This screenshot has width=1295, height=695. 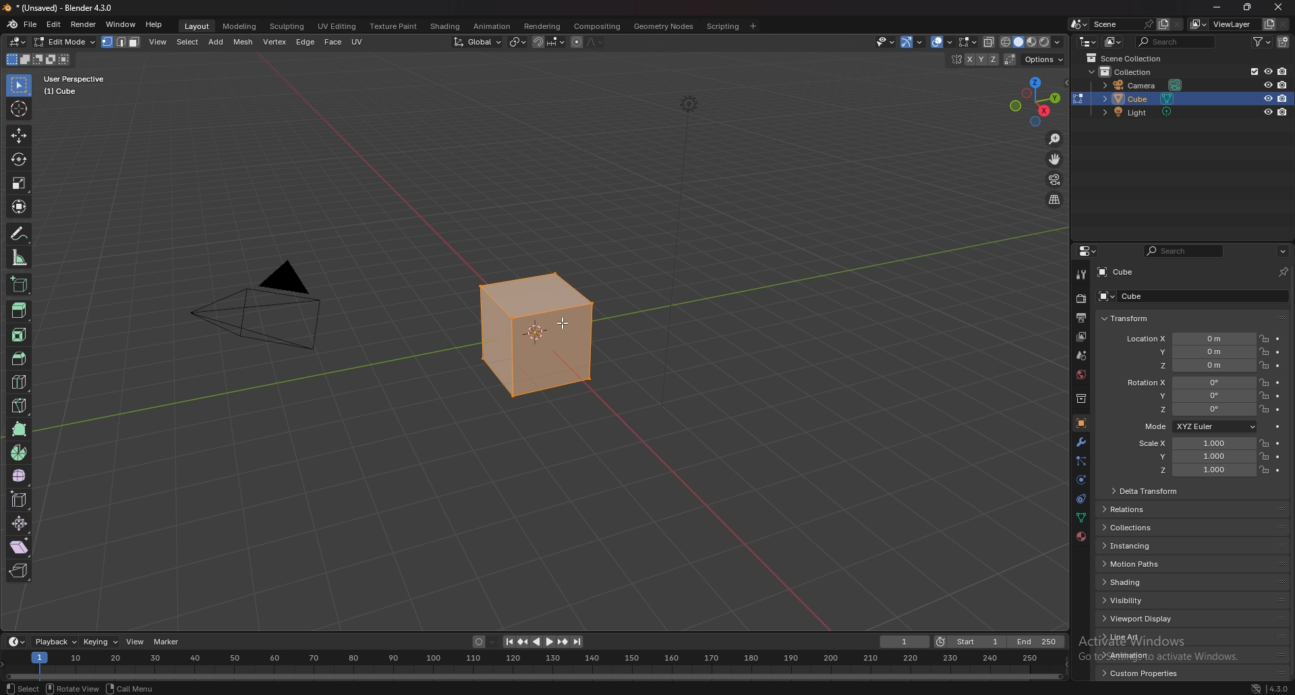 What do you see at coordinates (1278, 470) in the screenshot?
I see `animate property` at bounding box center [1278, 470].